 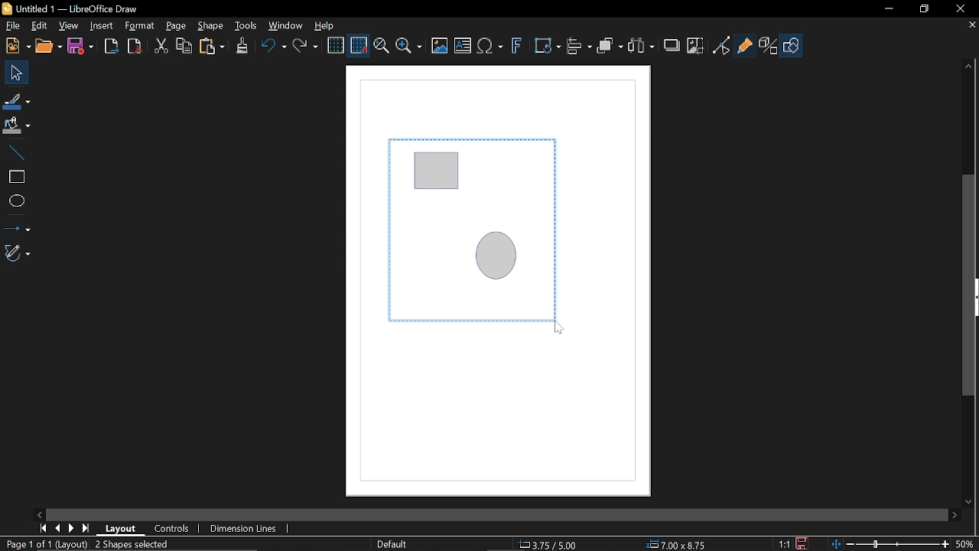 What do you see at coordinates (60, 528) in the screenshot?
I see `Previous page` at bounding box center [60, 528].